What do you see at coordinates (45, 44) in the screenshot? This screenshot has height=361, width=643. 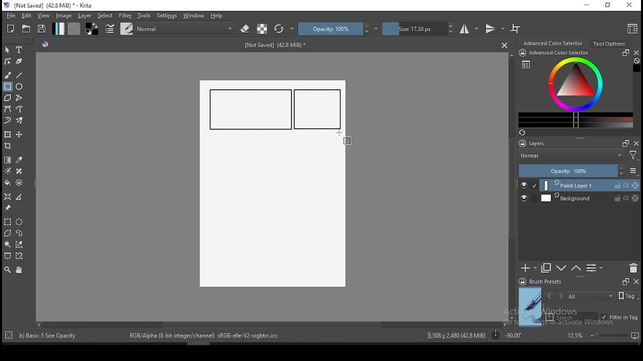 I see `Hue` at bounding box center [45, 44].